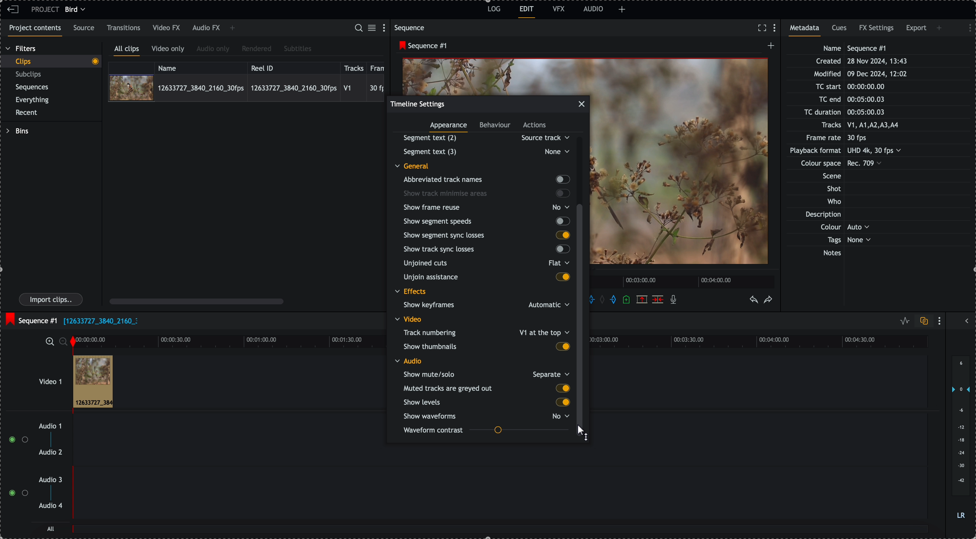  What do you see at coordinates (527, 12) in the screenshot?
I see `edit` at bounding box center [527, 12].